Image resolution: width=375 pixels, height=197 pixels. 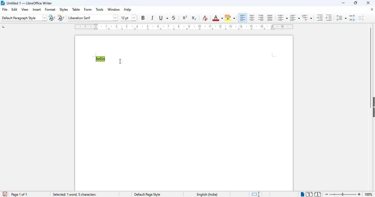 What do you see at coordinates (254, 194) in the screenshot?
I see `standard selection` at bounding box center [254, 194].